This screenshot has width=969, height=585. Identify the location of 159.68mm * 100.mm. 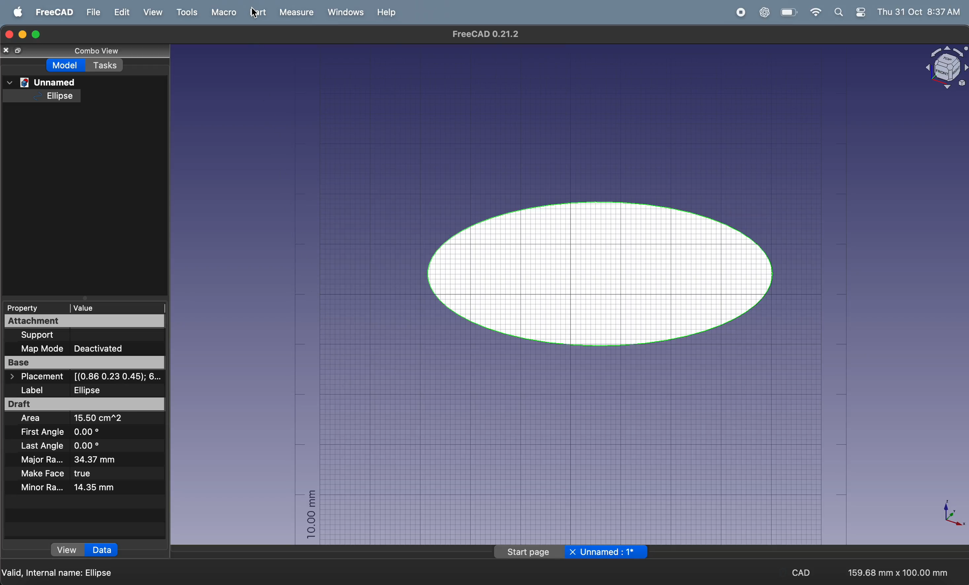
(896, 570).